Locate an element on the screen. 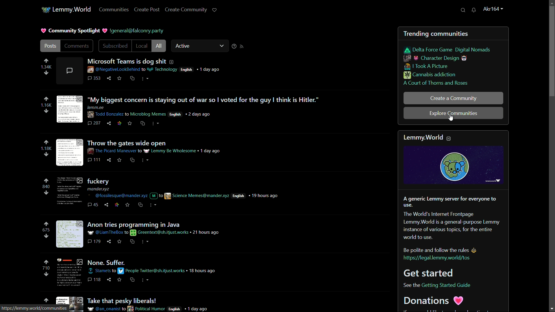 This screenshot has height=312, width=555. comments is located at coordinates (94, 241).